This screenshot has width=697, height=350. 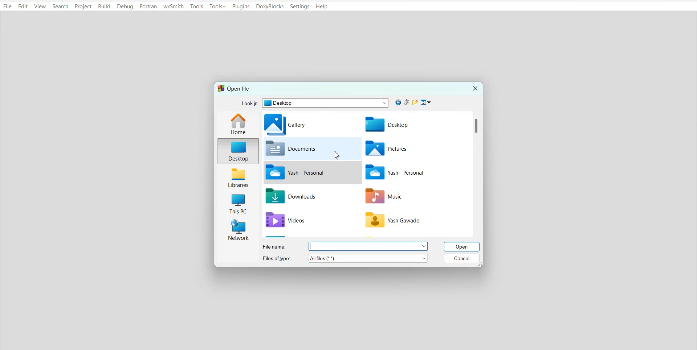 I want to click on Up one level, so click(x=407, y=103).